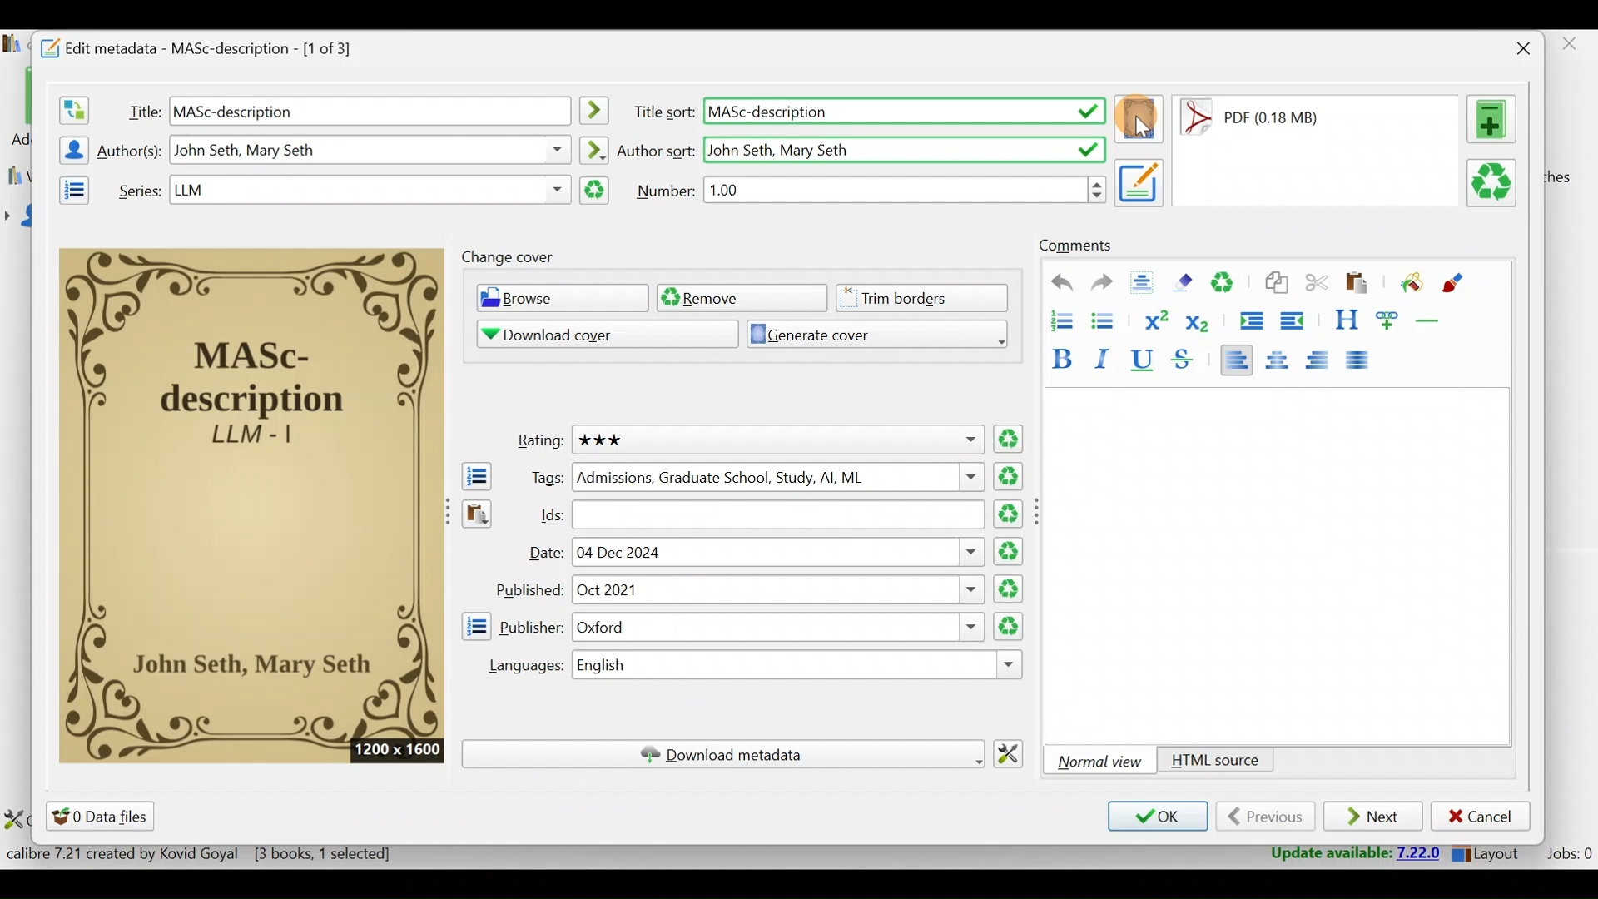 The image size is (1598, 899). Describe the element at coordinates (1006, 626) in the screenshot. I see `Clear publisher` at that location.